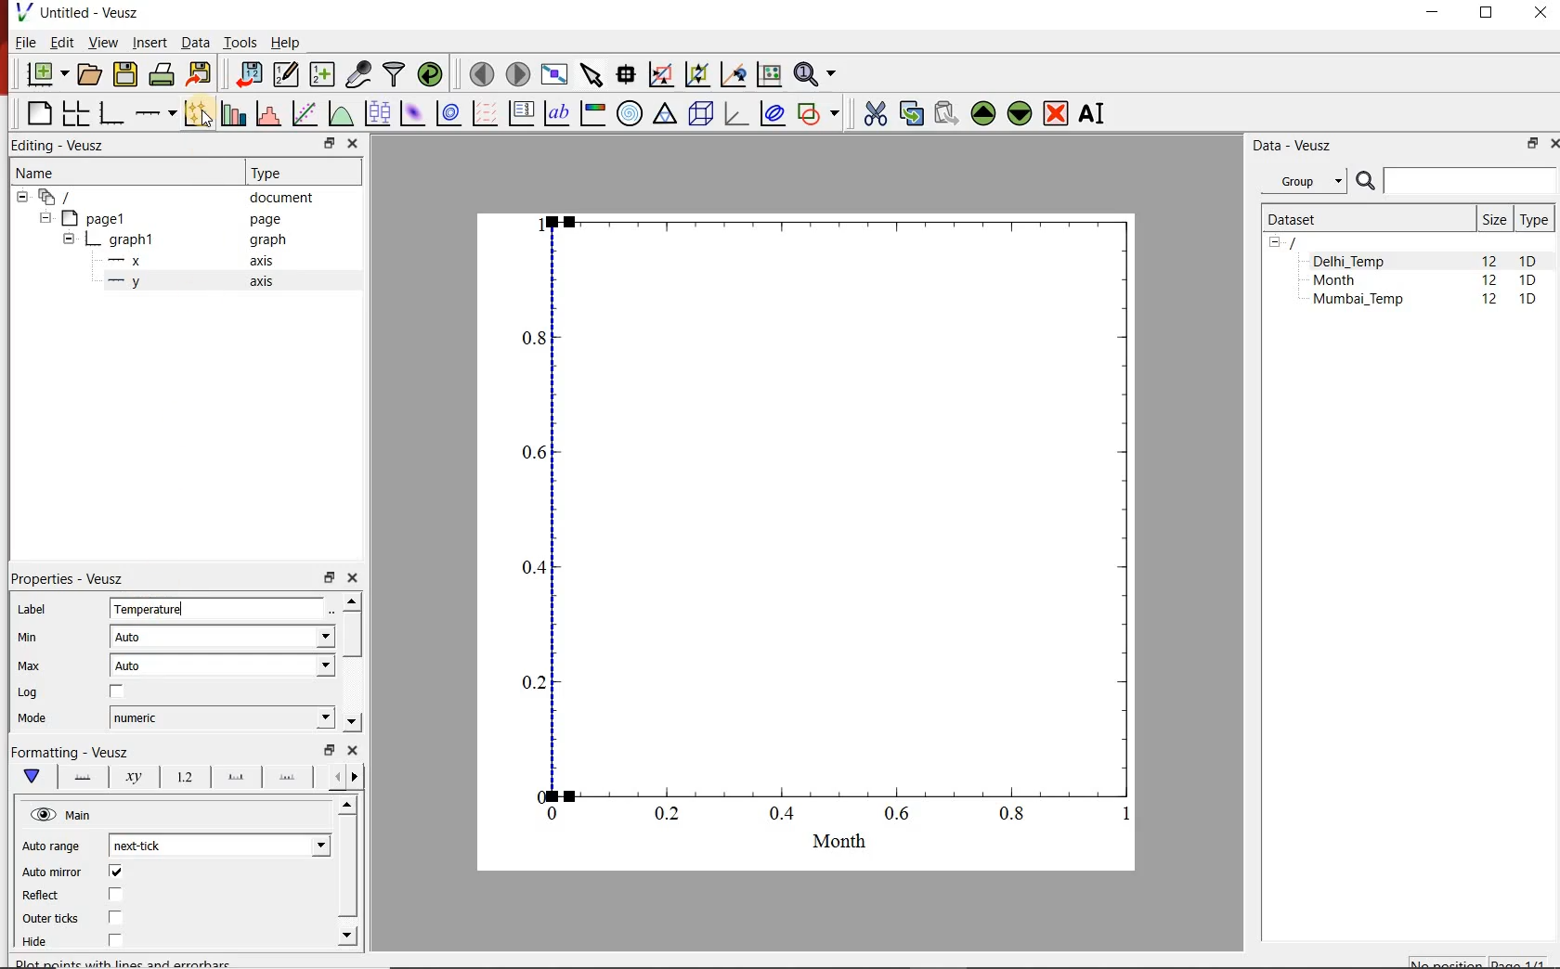 This screenshot has width=1560, height=969. What do you see at coordinates (1455, 182) in the screenshot?
I see `SEARCH DATASETS` at bounding box center [1455, 182].